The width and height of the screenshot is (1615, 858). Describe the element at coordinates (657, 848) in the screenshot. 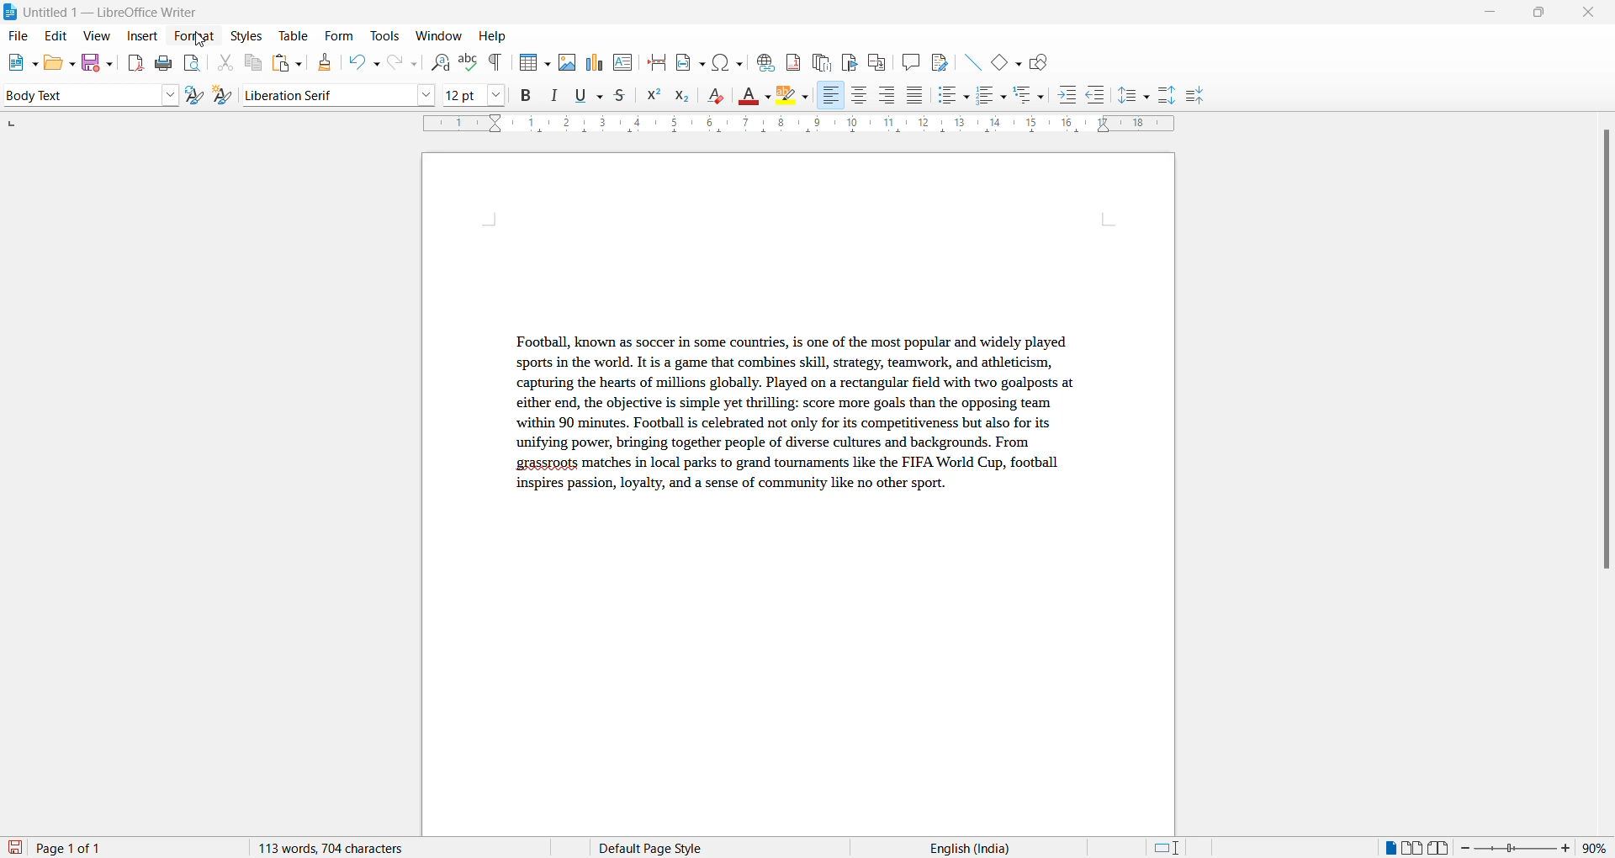

I see `page style` at that location.